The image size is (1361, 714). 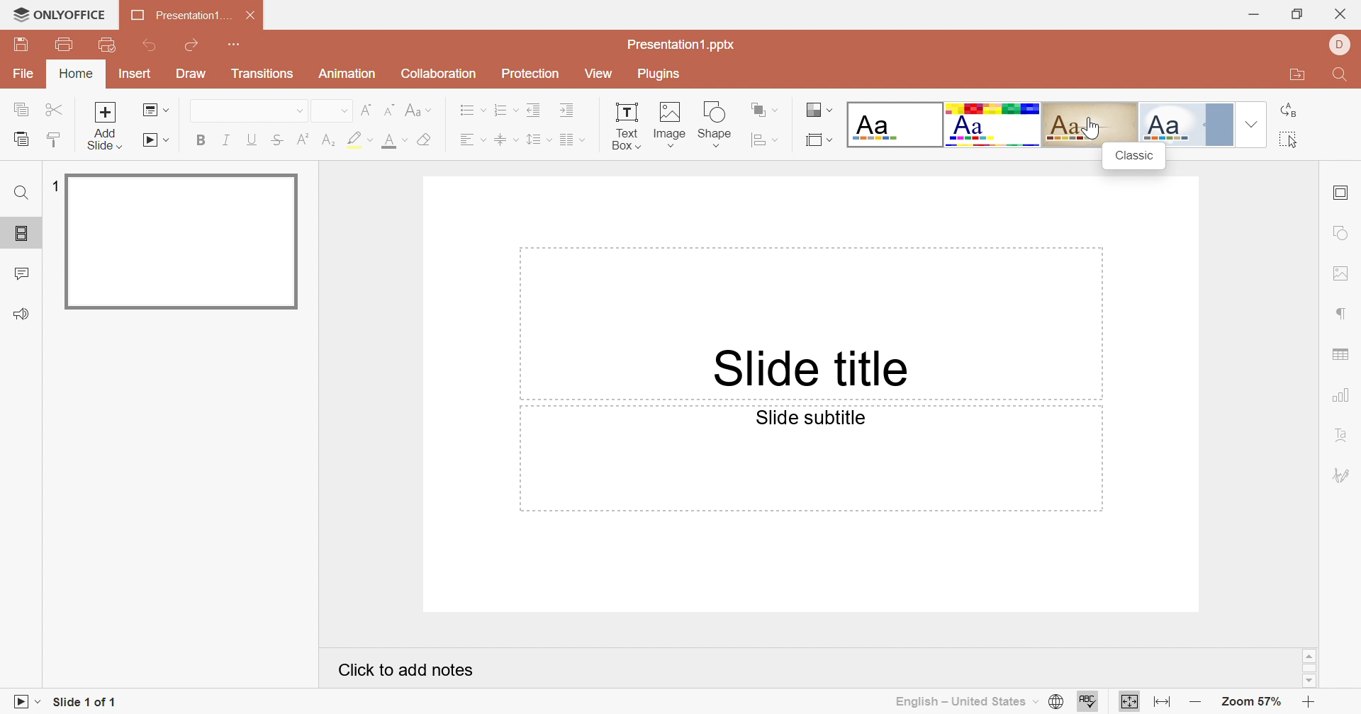 What do you see at coordinates (1310, 682) in the screenshot?
I see `Scroll Down` at bounding box center [1310, 682].